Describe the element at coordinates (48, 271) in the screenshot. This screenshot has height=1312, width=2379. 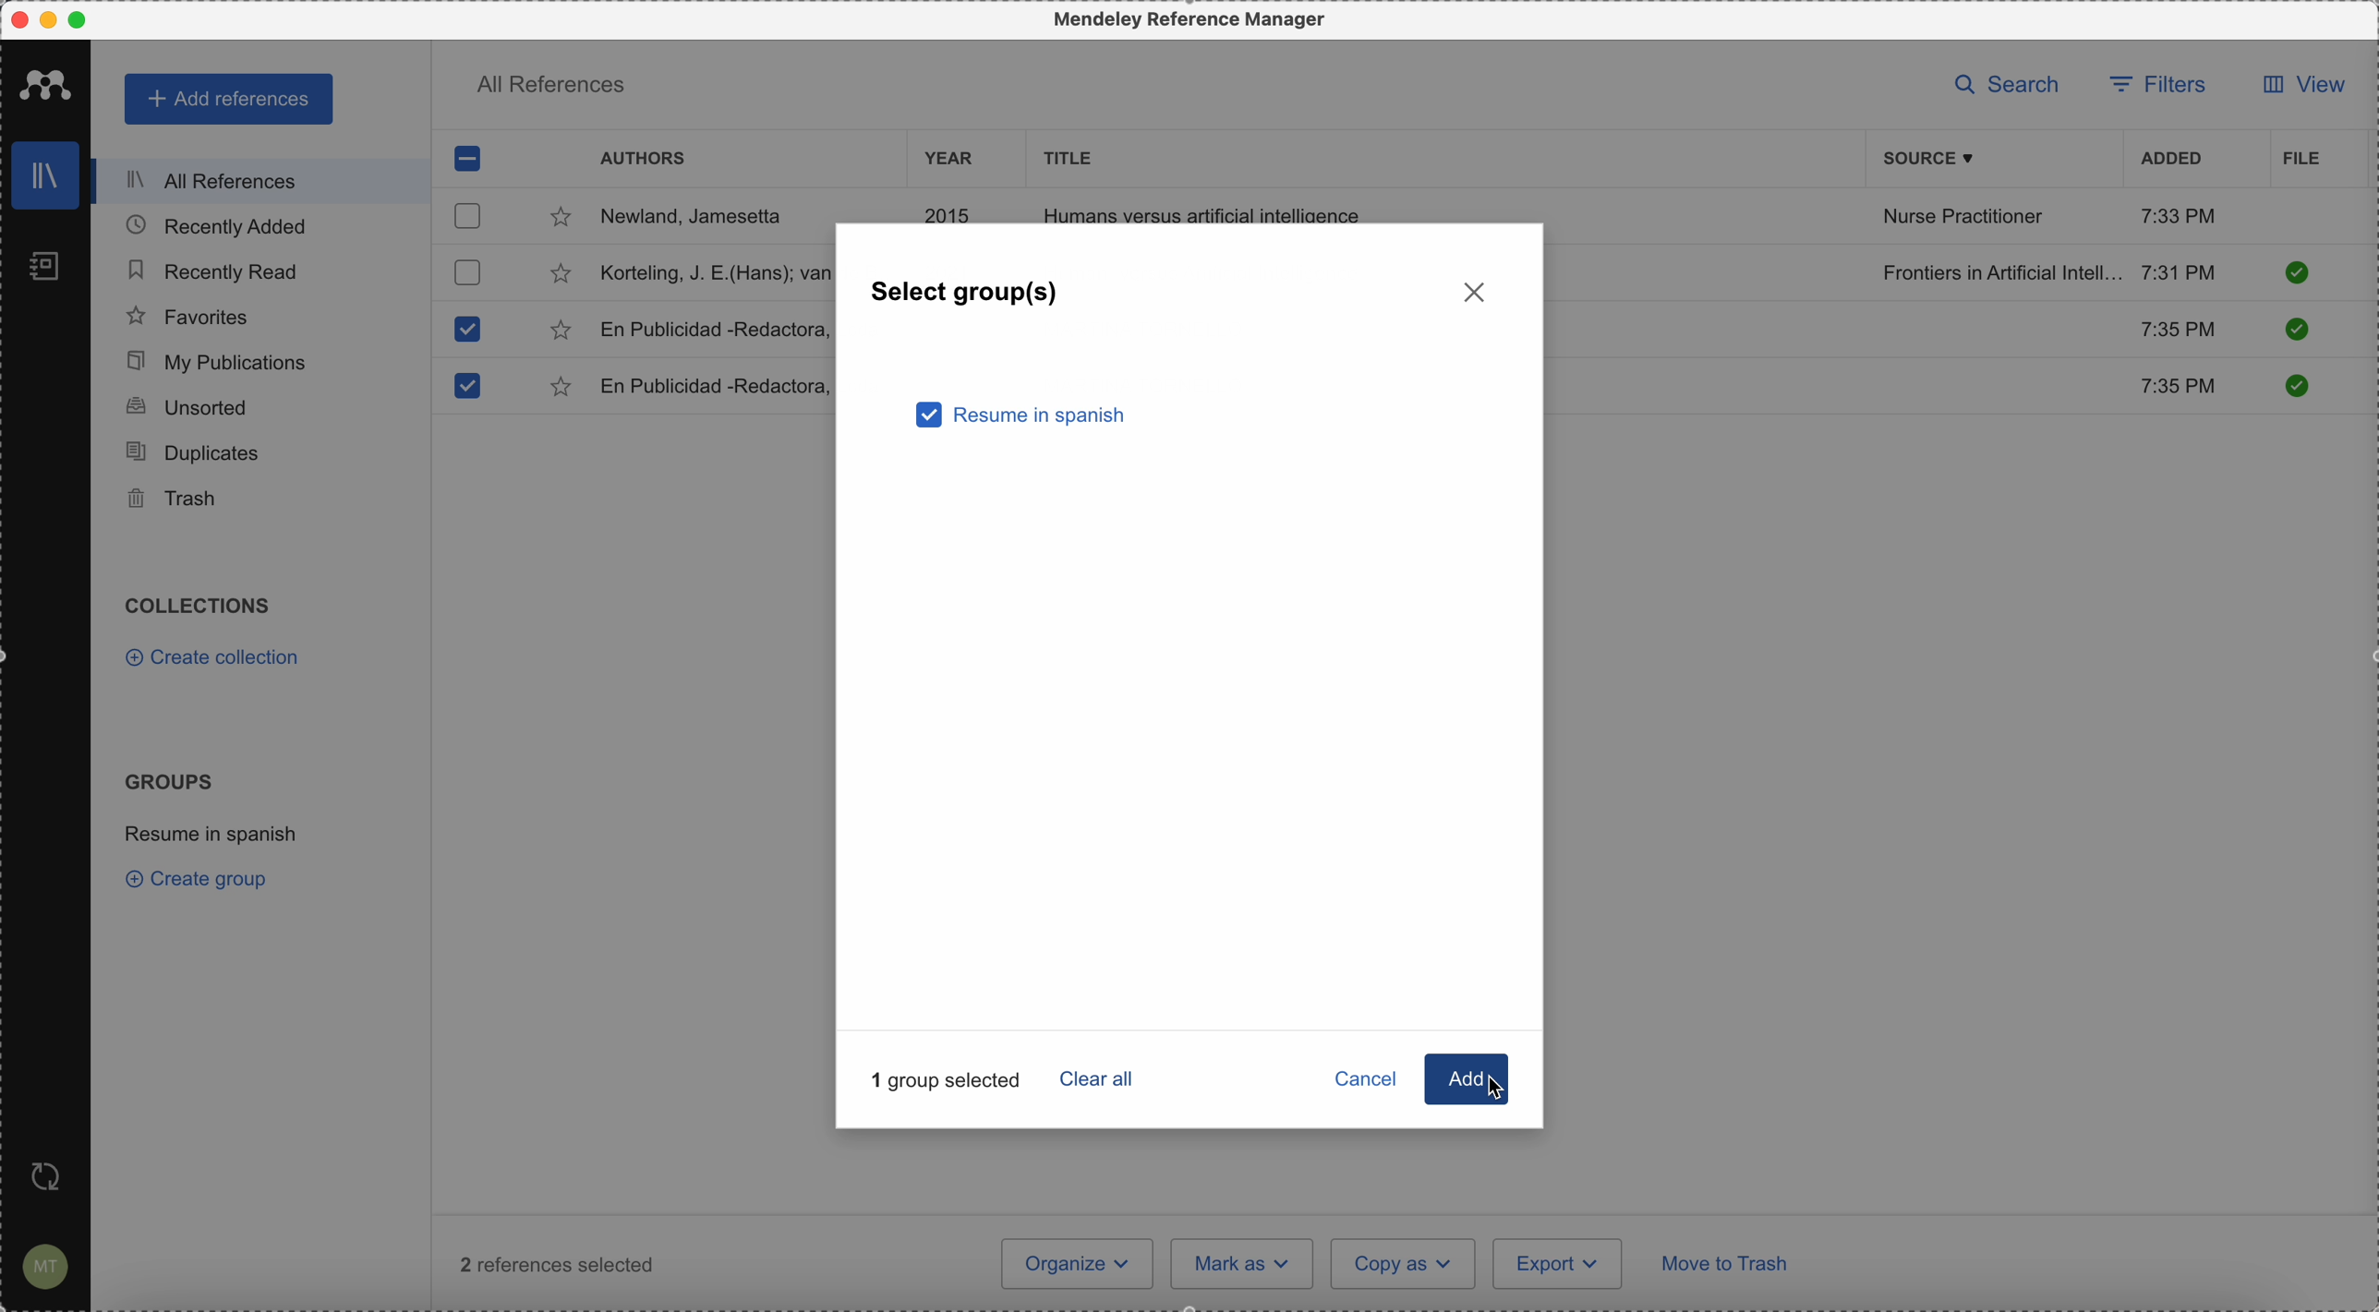
I see `notebooks` at that location.